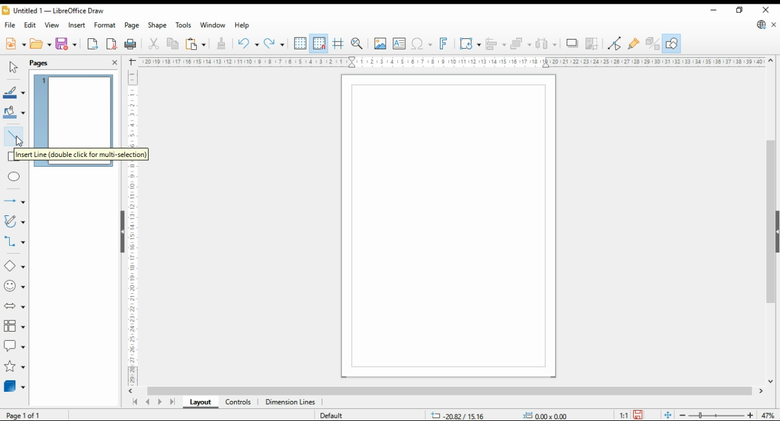  I want to click on open , so click(41, 44).